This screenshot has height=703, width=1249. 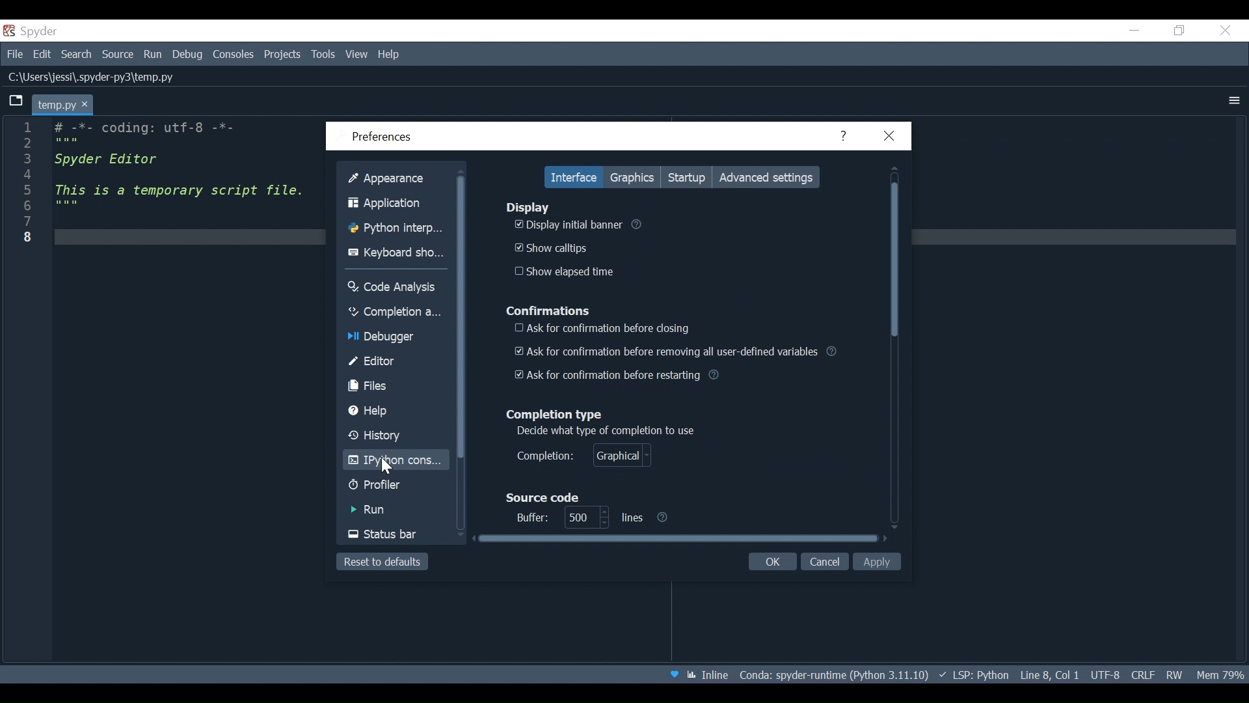 I want to click on Help, so click(x=848, y=137).